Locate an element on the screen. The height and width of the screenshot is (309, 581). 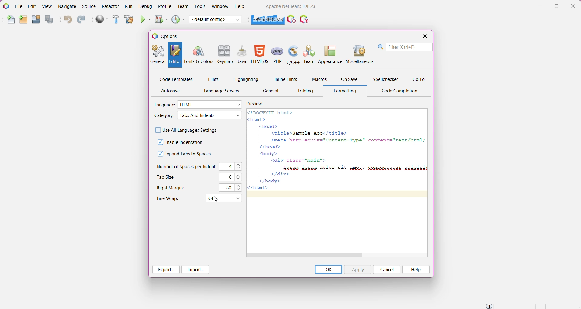
Undo is located at coordinates (68, 20).